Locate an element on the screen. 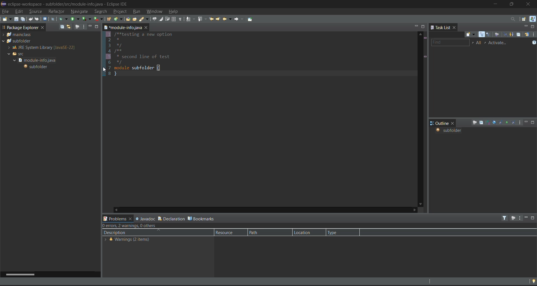 This screenshot has width=537, height=286.  is located at coordinates (147, 28).